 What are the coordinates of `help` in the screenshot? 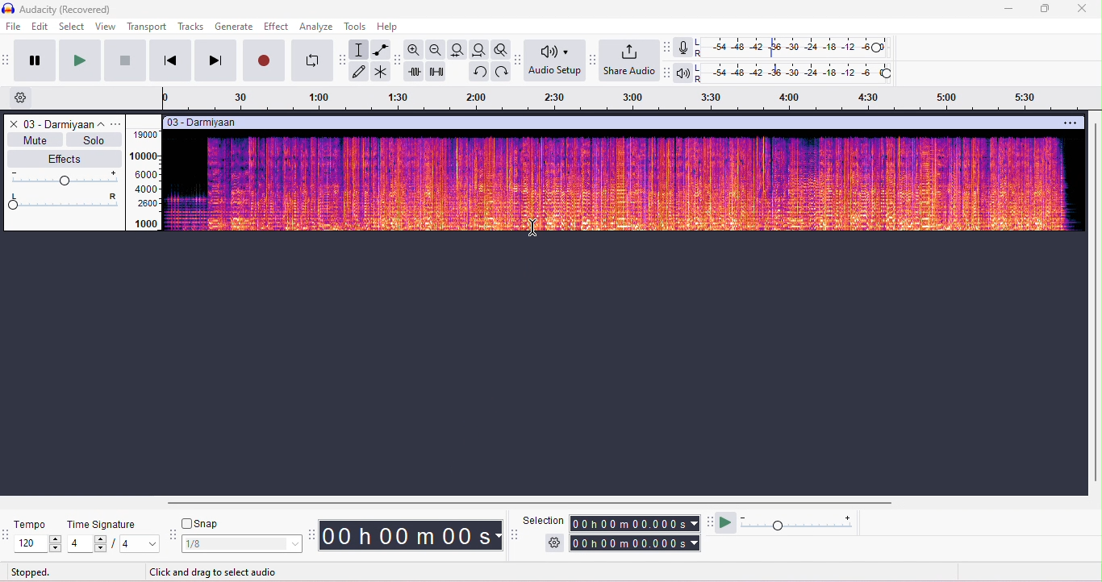 It's located at (389, 27).